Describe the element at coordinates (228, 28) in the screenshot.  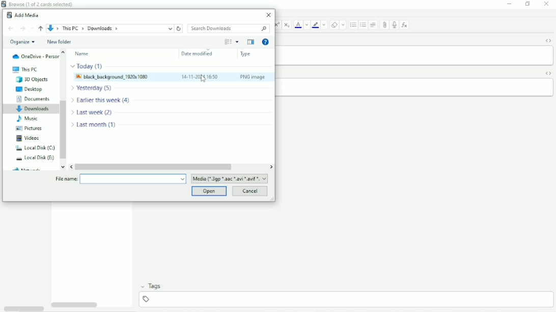
I see `Search Downloads` at that location.